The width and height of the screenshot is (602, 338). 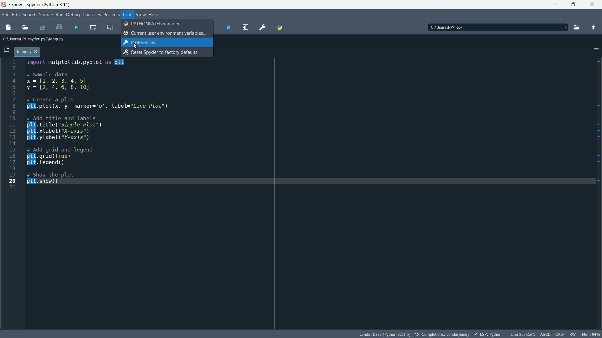 What do you see at coordinates (560, 334) in the screenshot?
I see `file eol status` at bounding box center [560, 334].